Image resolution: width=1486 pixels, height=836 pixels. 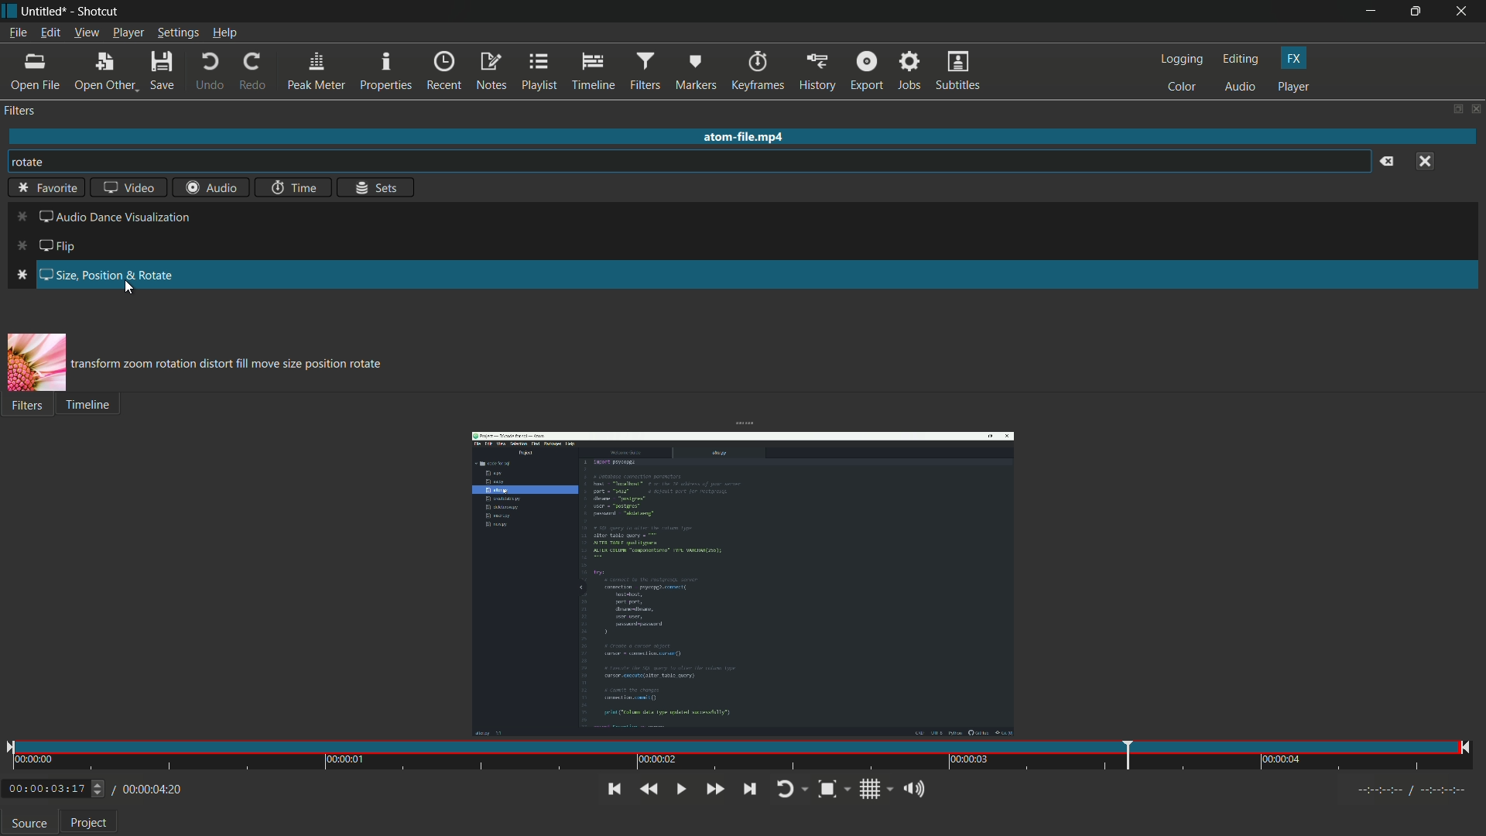 What do you see at coordinates (790, 789) in the screenshot?
I see `toggle player looping` at bounding box center [790, 789].